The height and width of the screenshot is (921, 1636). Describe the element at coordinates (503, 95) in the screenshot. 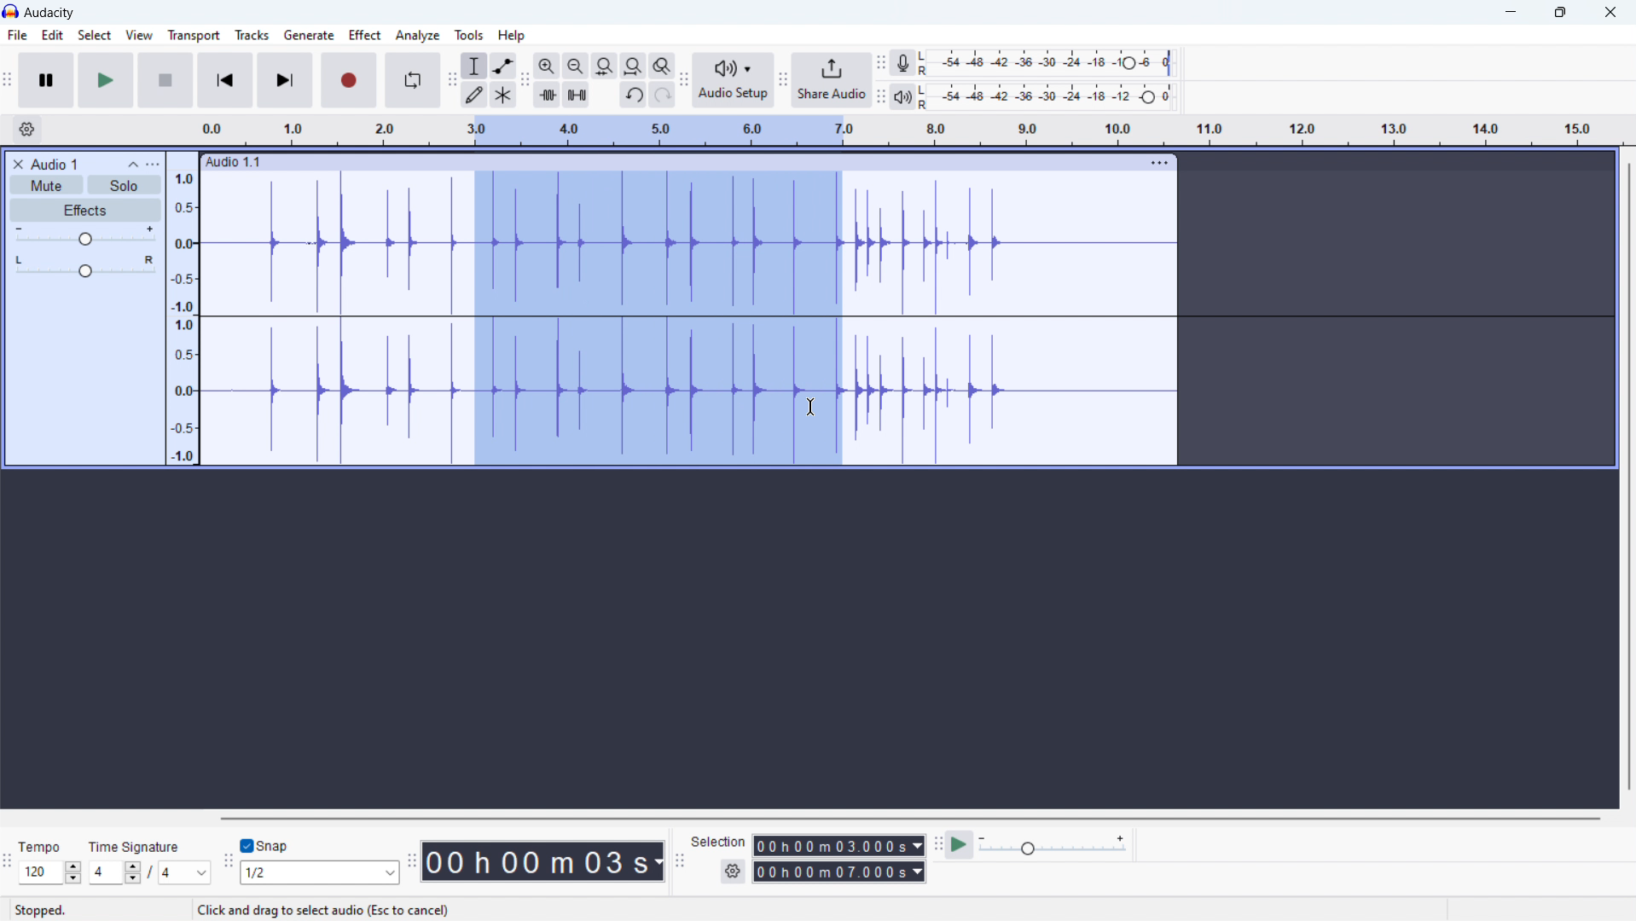

I see `multi tool` at that location.